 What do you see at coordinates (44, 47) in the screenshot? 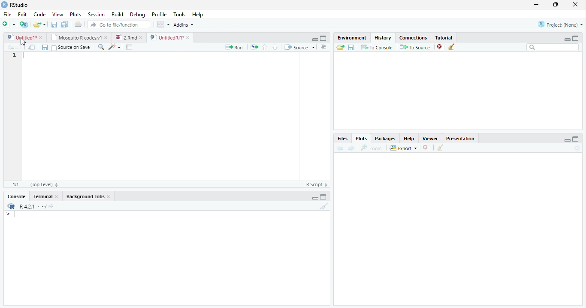
I see `Save` at bounding box center [44, 47].